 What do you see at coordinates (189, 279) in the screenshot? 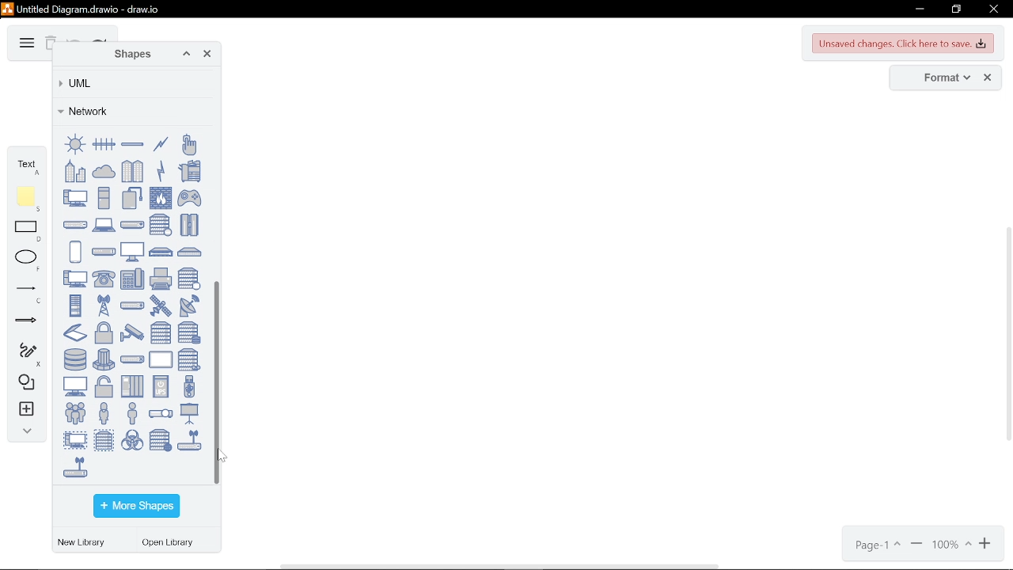
I see `proxy server` at bounding box center [189, 279].